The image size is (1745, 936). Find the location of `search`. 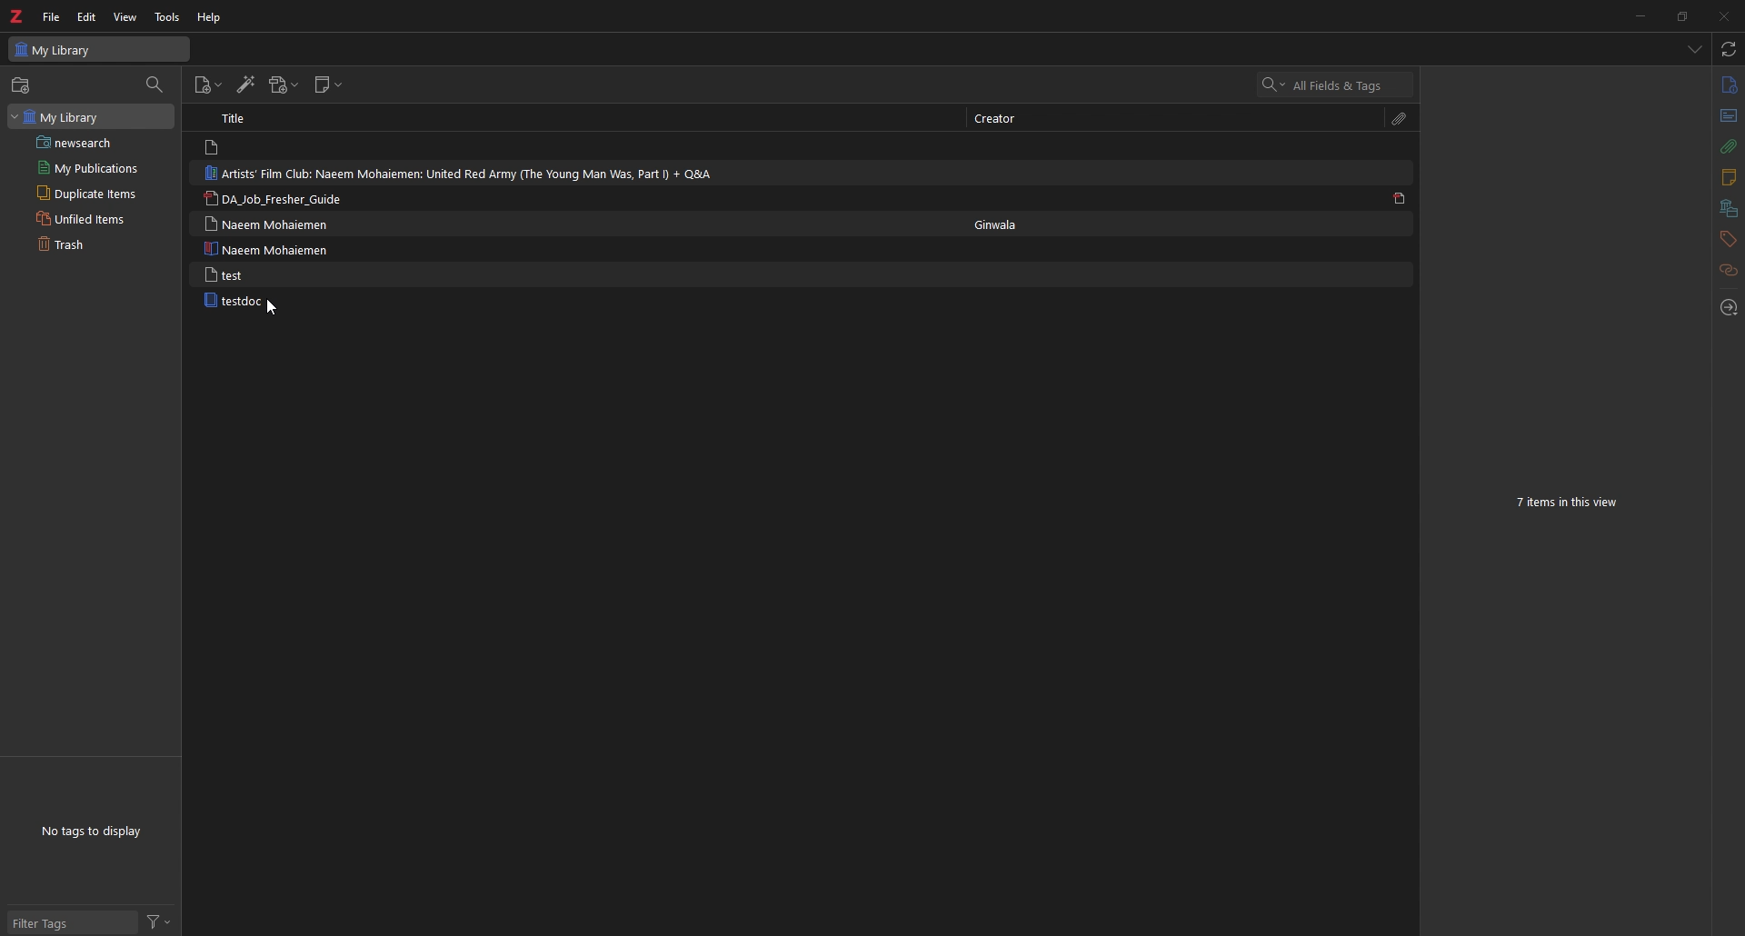

search is located at coordinates (1336, 85).